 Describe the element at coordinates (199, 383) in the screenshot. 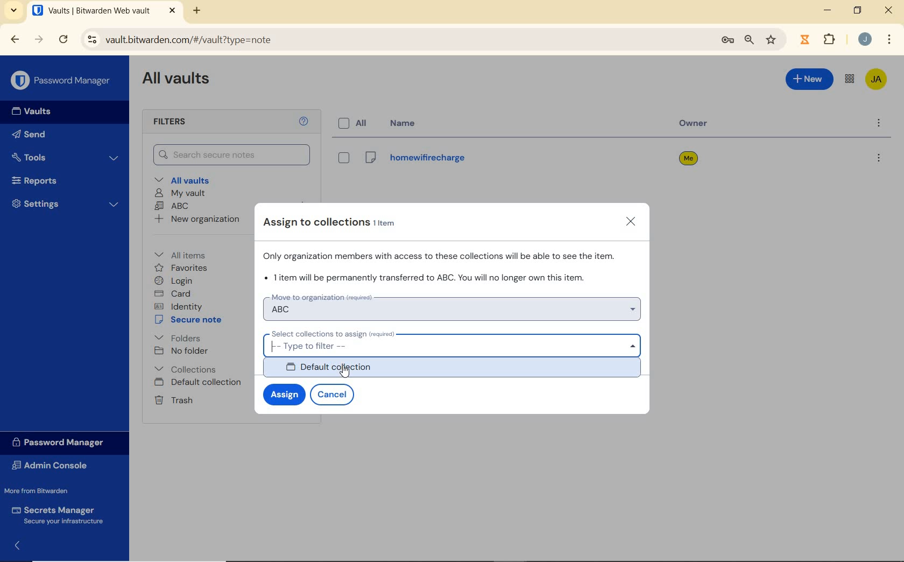

I see `Default collection` at that location.